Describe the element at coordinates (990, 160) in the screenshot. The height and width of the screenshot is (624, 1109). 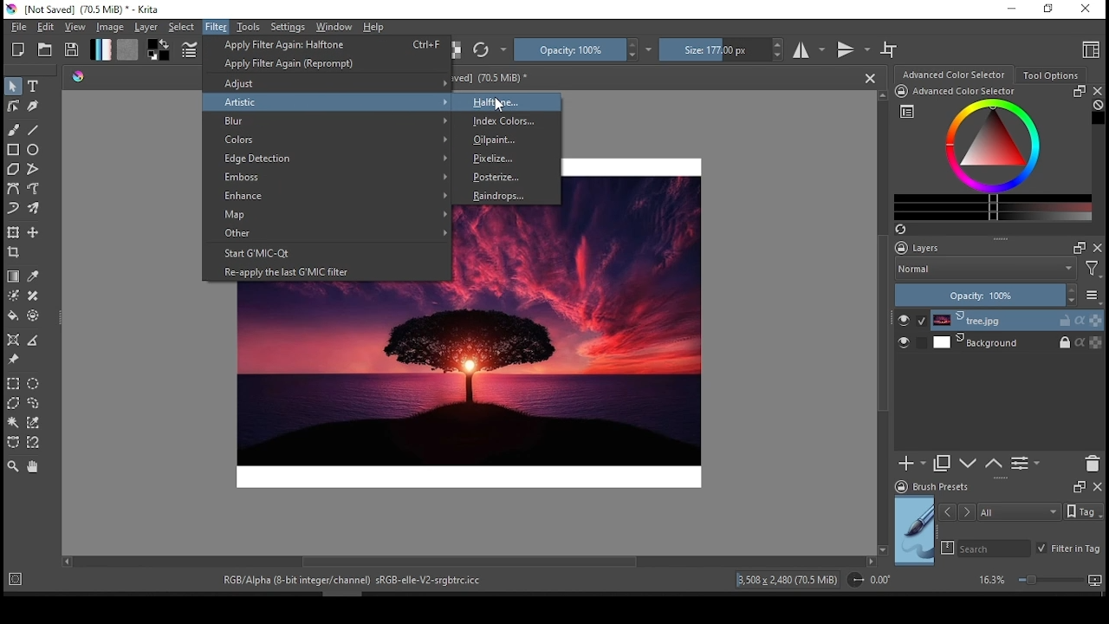
I see `advanced color selector` at that location.